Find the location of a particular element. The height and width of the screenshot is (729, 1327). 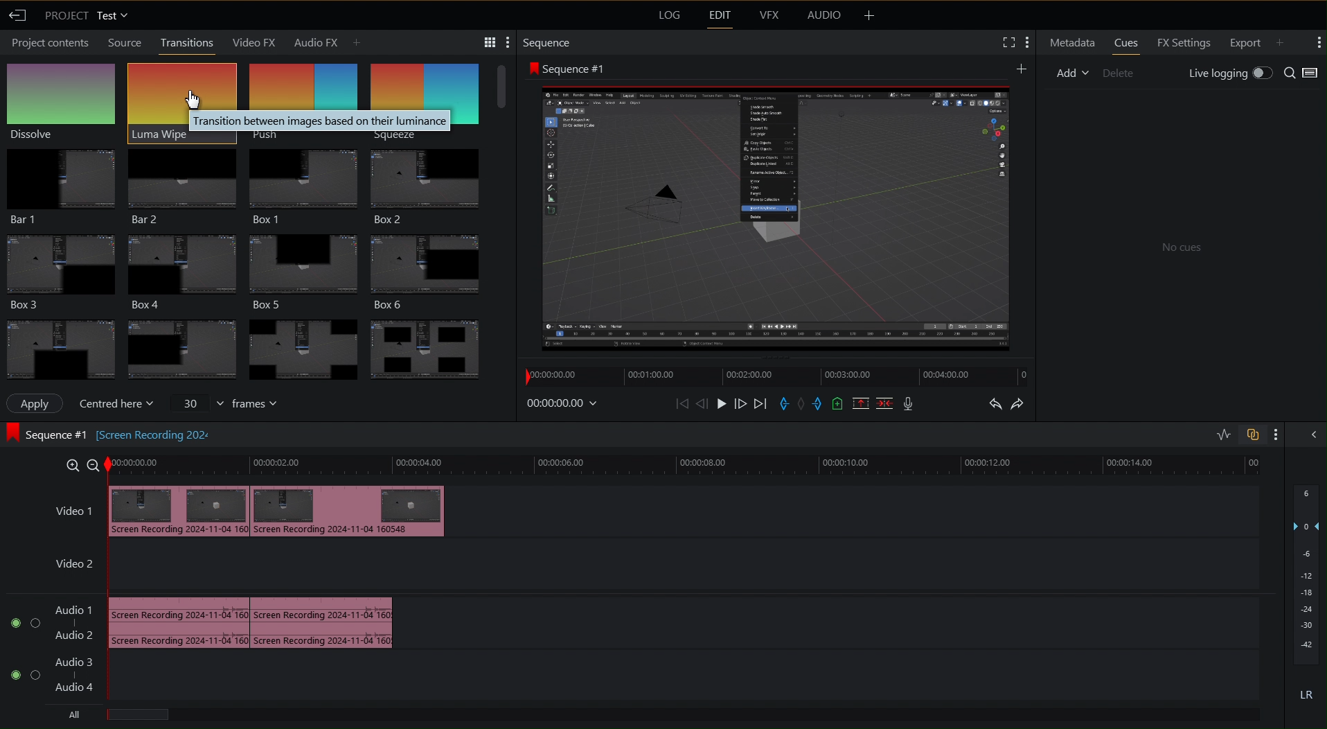

Back is located at coordinates (19, 16).